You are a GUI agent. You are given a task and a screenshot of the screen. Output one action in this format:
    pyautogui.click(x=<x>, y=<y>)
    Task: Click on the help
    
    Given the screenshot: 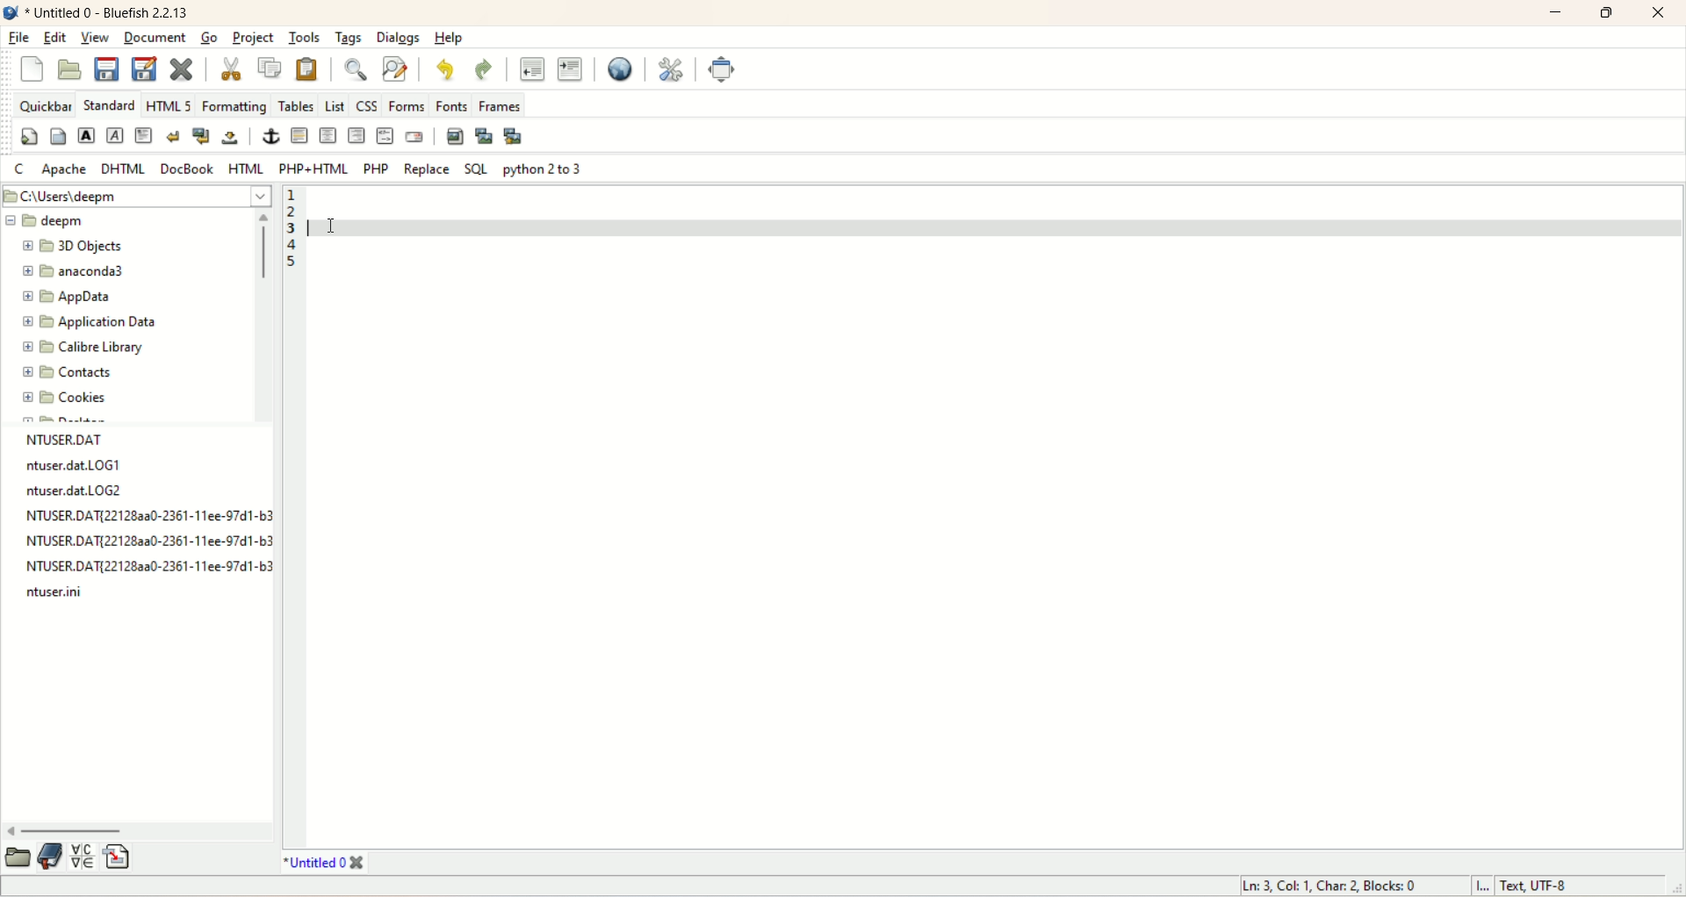 What is the action you would take?
    pyautogui.click(x=448, y=38)
    